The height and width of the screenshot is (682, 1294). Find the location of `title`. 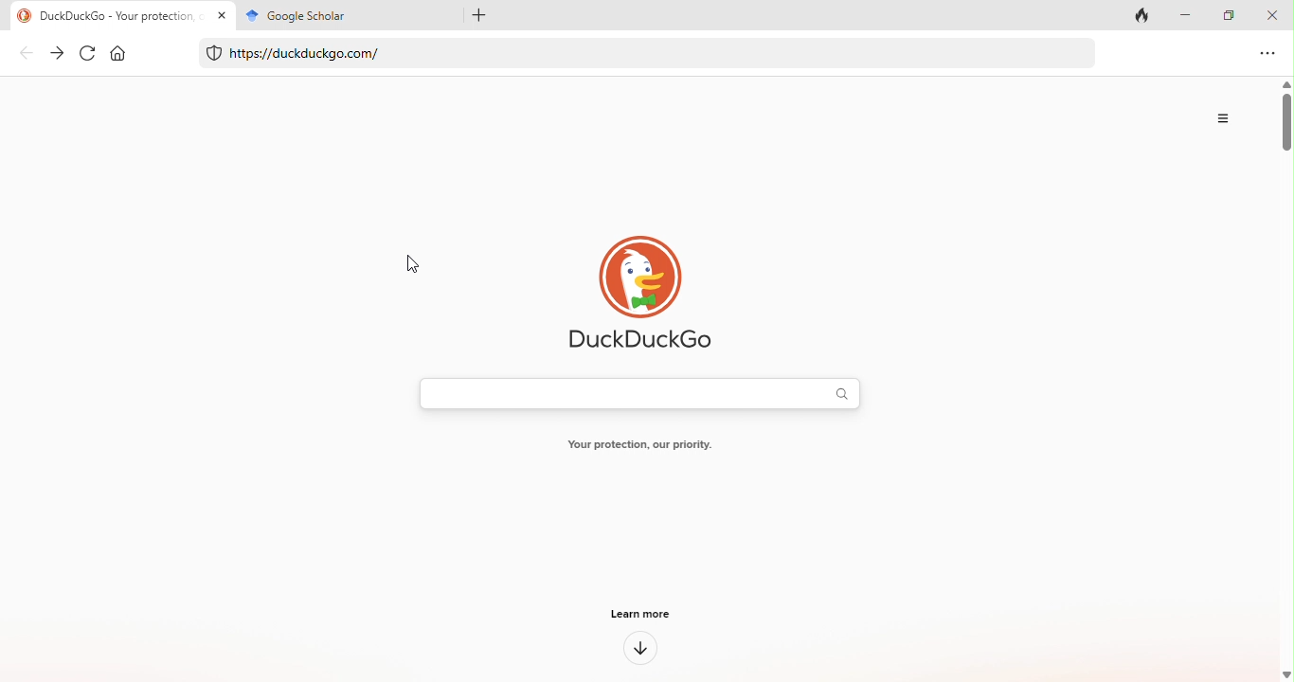

title is located at coordinates (344, 14).